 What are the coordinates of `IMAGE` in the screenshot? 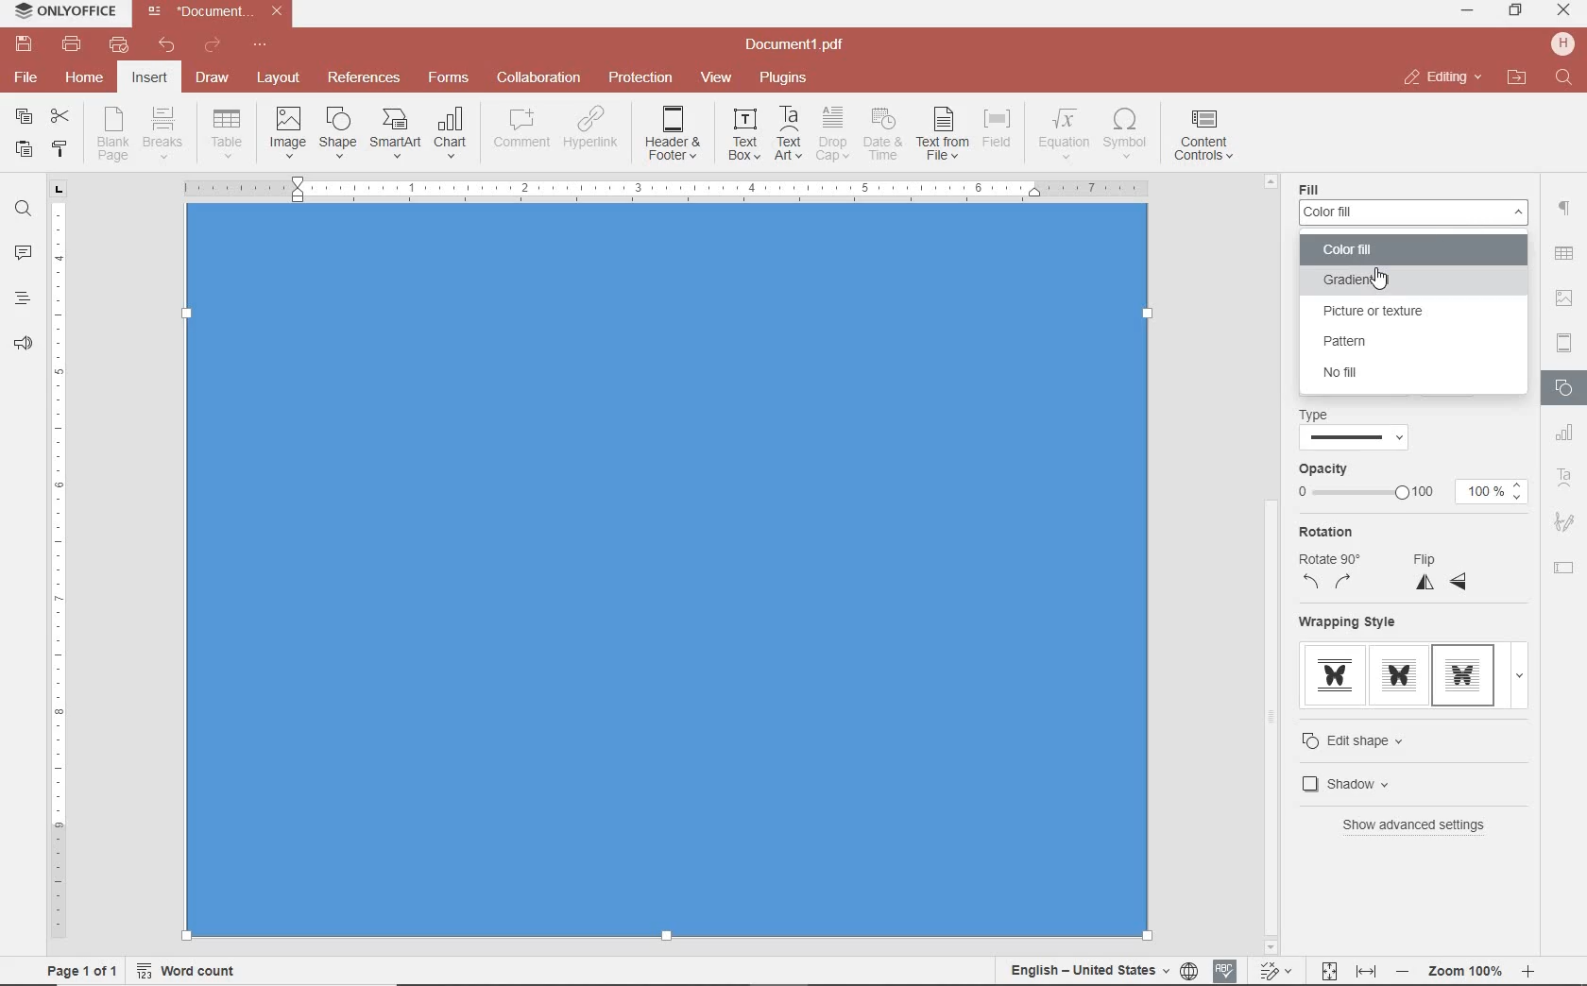 It's located at (1565, 300).